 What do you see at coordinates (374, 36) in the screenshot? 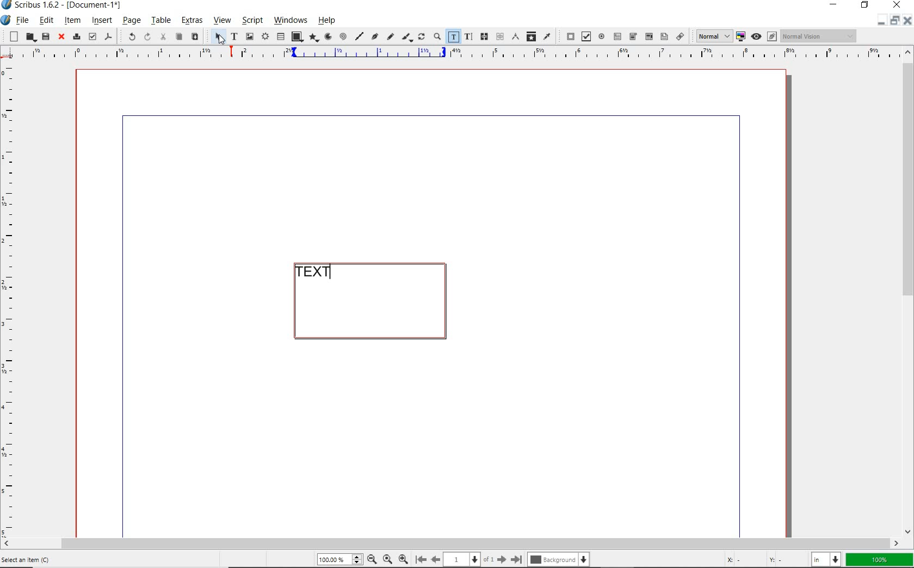
I see `Bezier curve` at bounding box center [374, 36].